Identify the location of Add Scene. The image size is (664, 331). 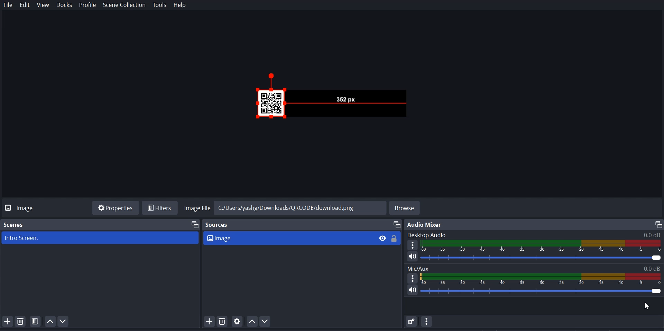
(7, 321).